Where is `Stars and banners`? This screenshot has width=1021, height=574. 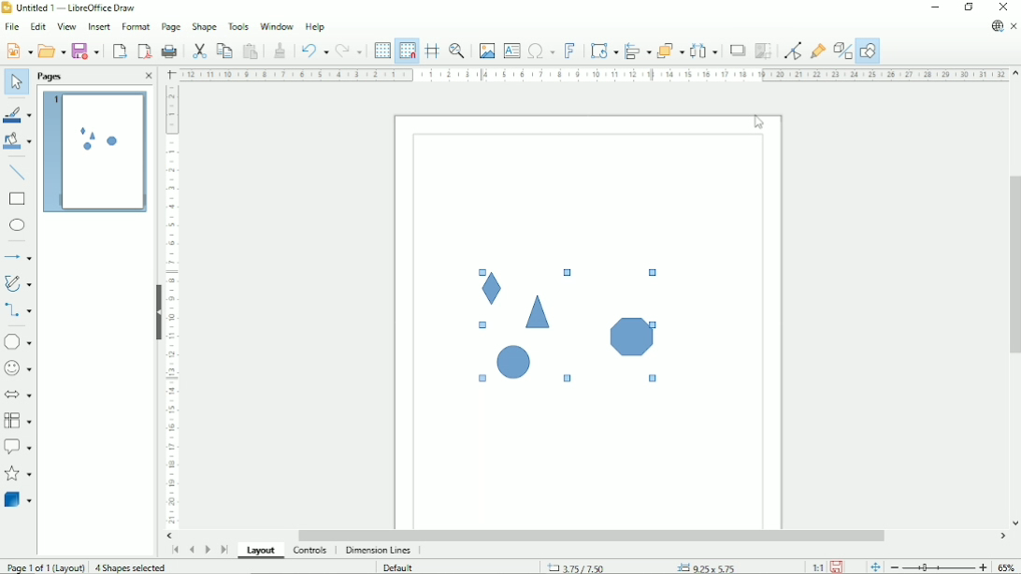
Stars and banners is located at coordinates (20, 475).